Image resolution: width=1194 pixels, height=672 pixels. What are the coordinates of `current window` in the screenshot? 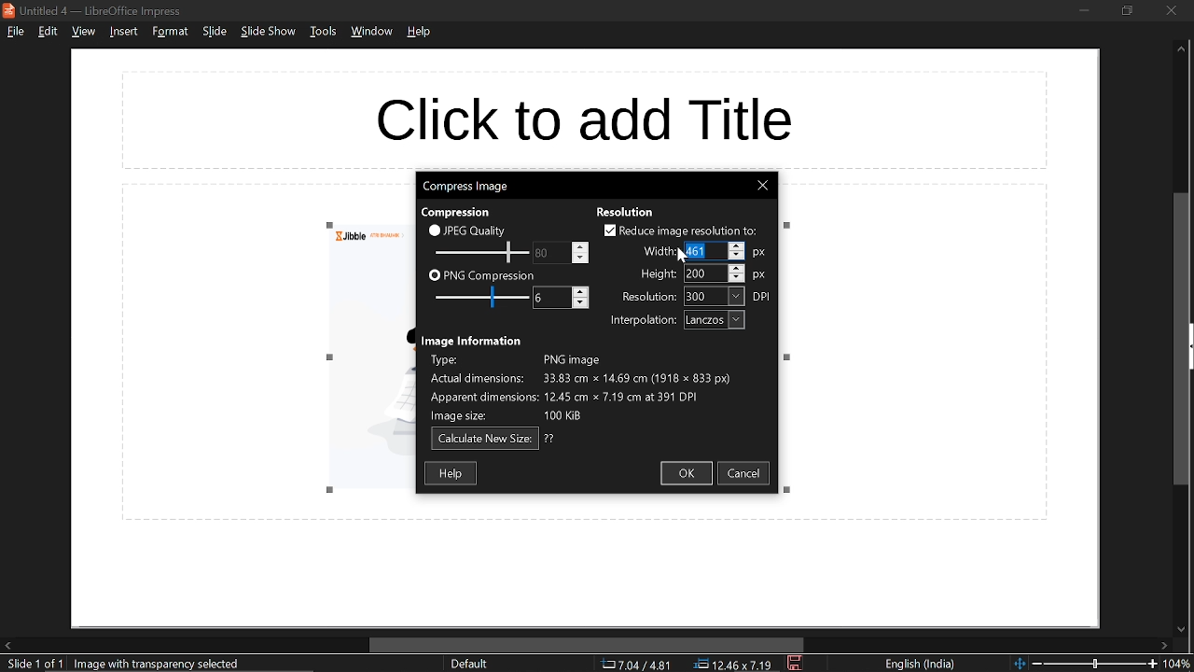 It's located at (466, 187).